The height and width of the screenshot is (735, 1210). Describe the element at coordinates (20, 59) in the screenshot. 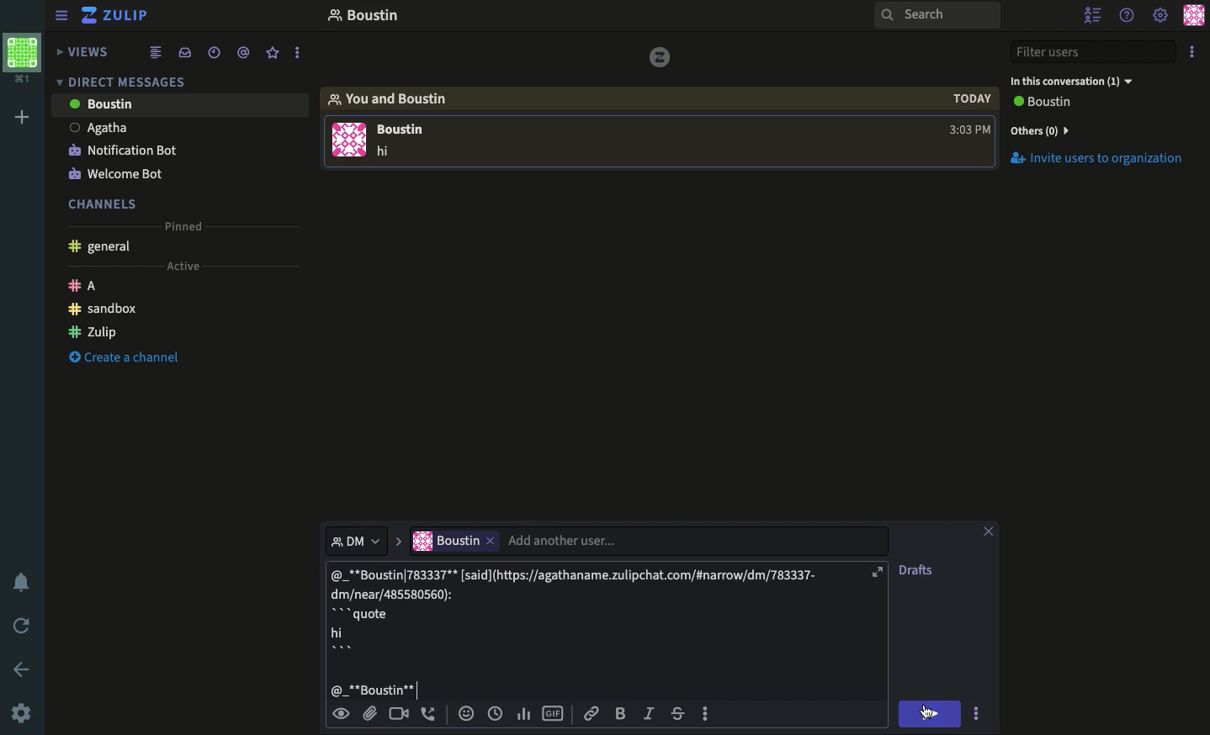

I see `Workspace profile` at that location.